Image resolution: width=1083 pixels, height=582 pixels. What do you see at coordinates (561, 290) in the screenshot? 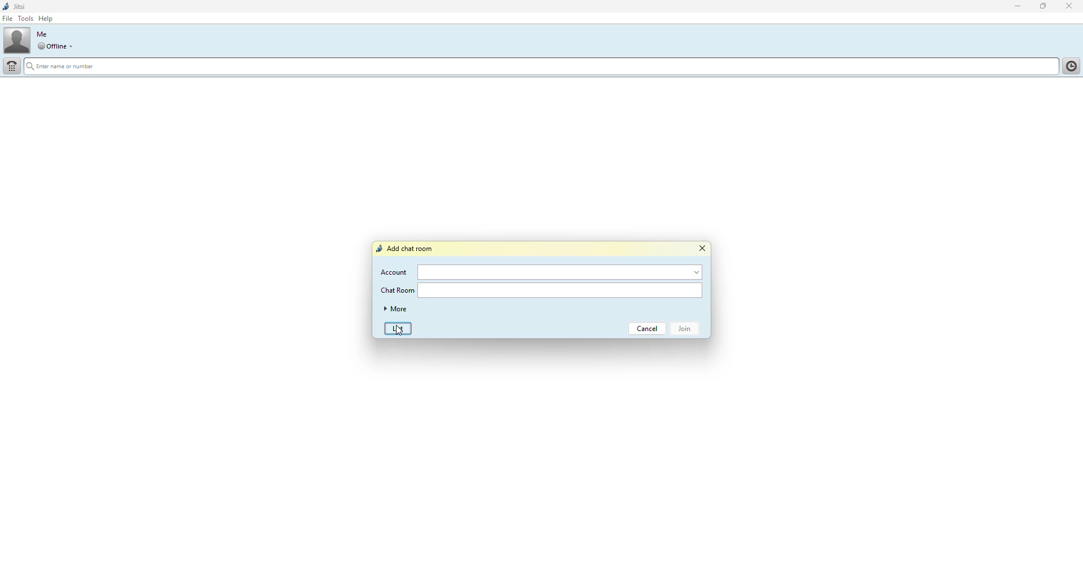
I see `chat room` at bounding box center [561, 290].